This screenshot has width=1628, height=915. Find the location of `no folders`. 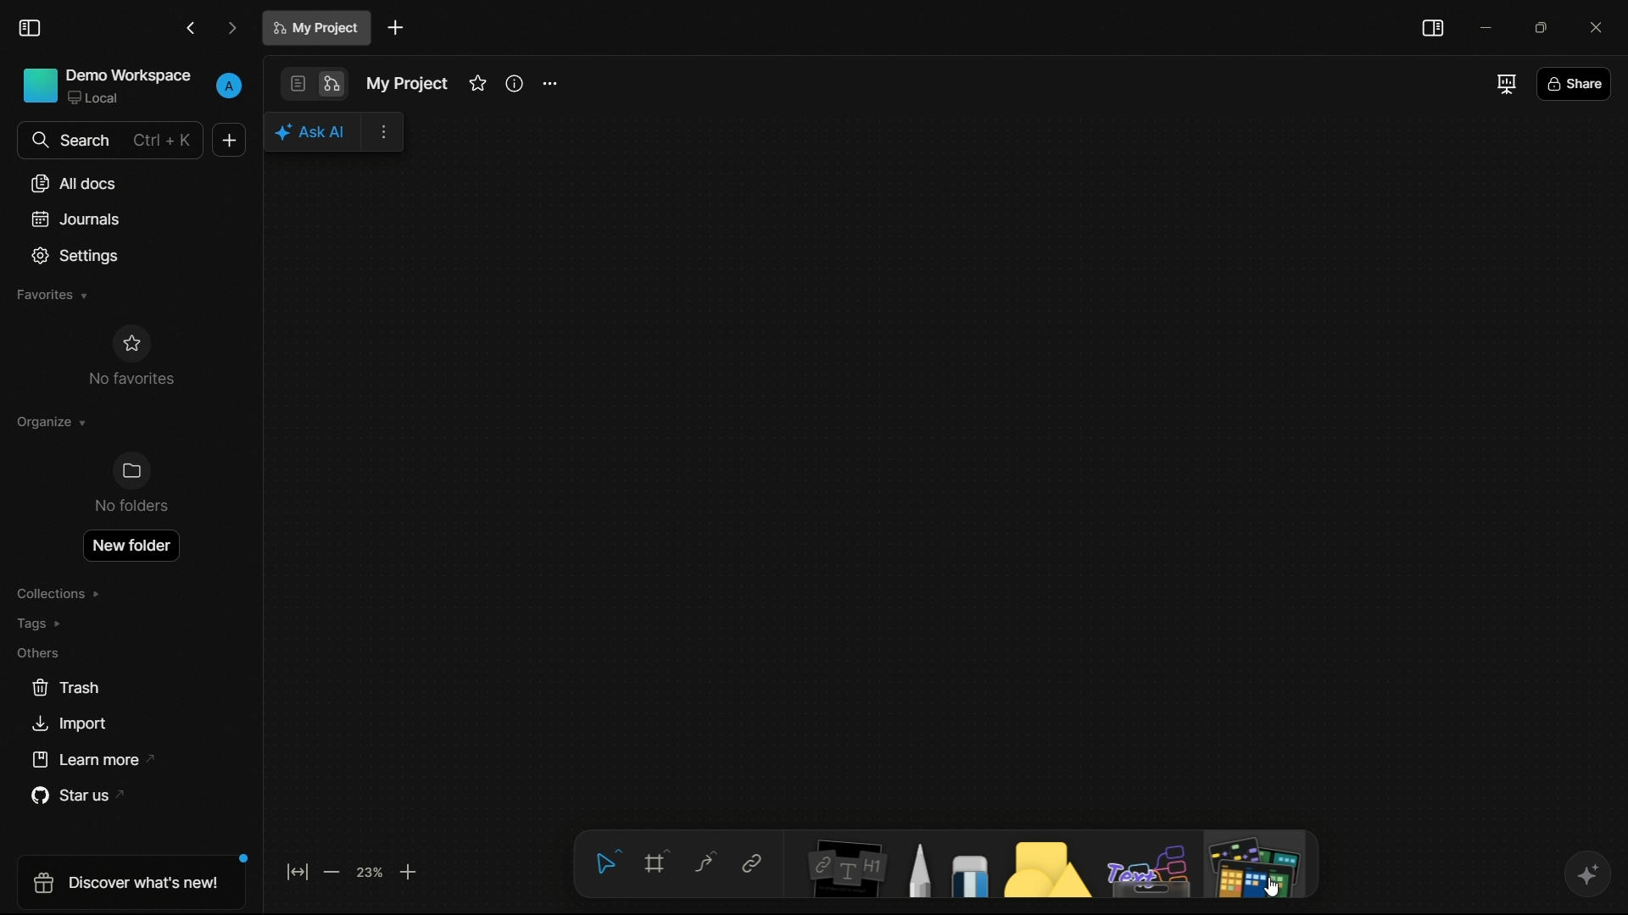

no folders is located at coordinates (130, 483).